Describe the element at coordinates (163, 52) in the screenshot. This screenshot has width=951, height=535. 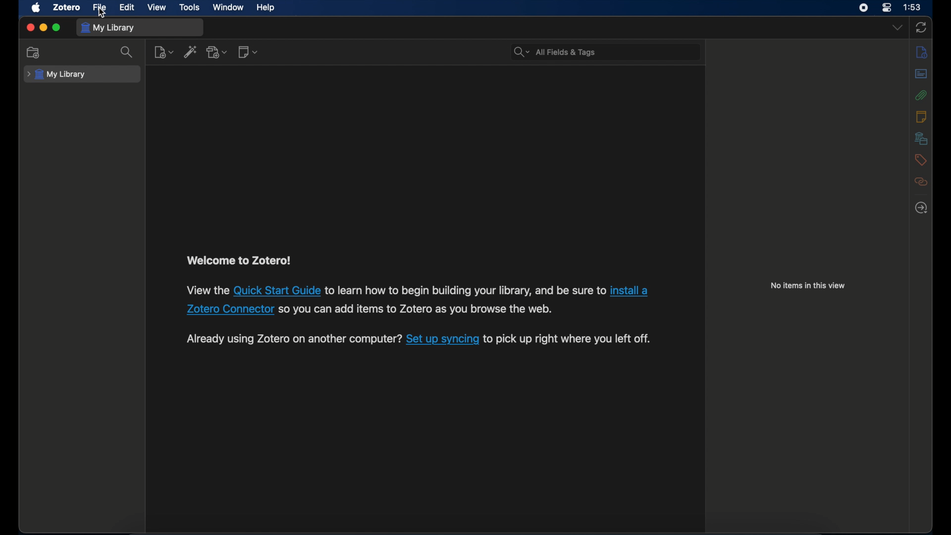
I see `new item` at that location.